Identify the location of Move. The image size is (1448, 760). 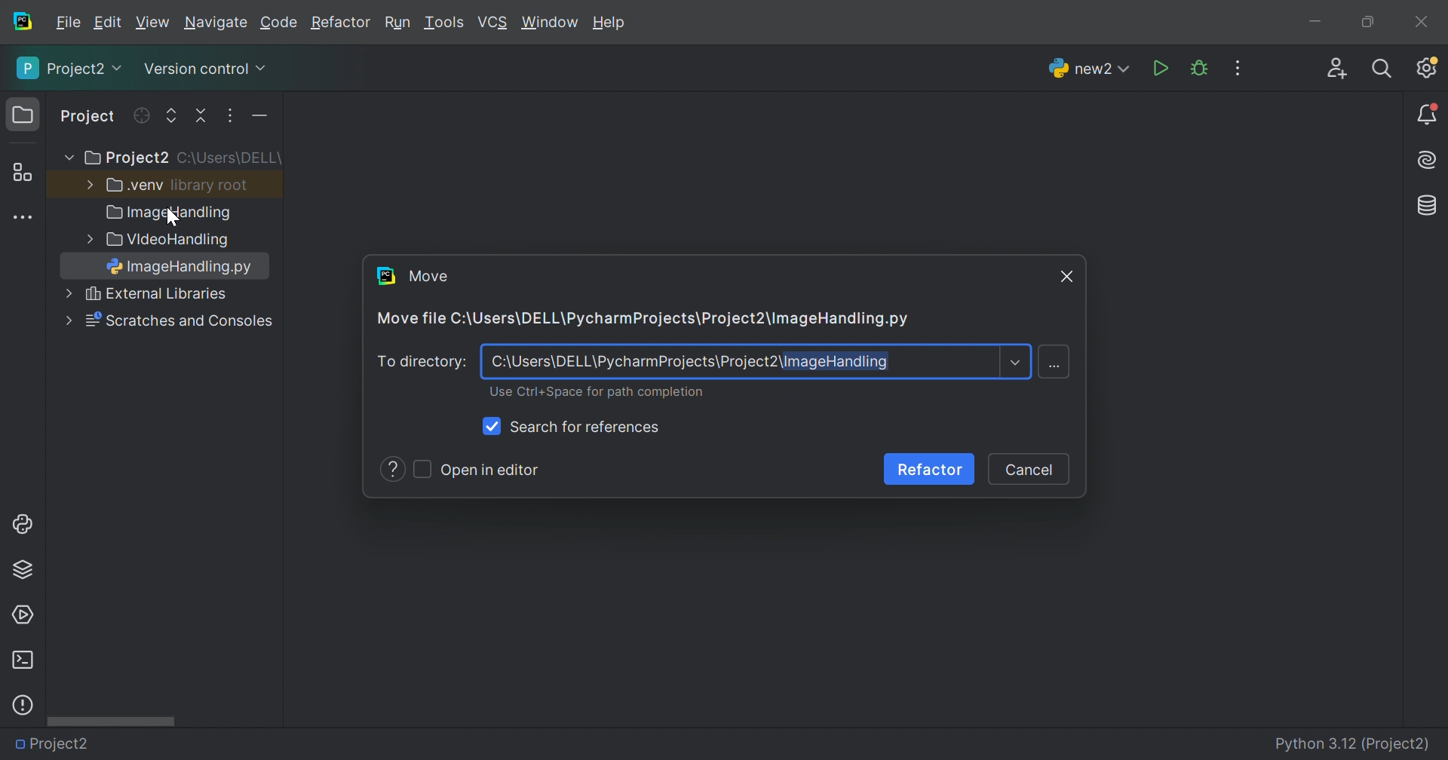
(429, 276).